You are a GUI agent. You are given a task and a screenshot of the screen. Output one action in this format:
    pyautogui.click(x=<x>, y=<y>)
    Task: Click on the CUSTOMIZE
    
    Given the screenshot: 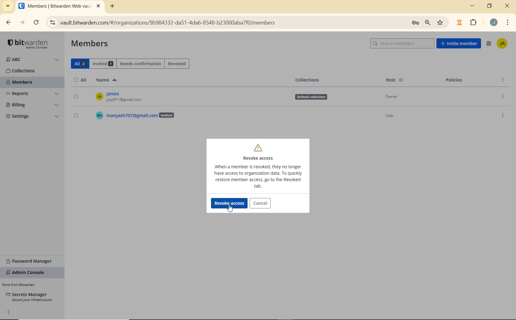 What is the action you would take?
    pyautogui.click(x=508, y=22)
    